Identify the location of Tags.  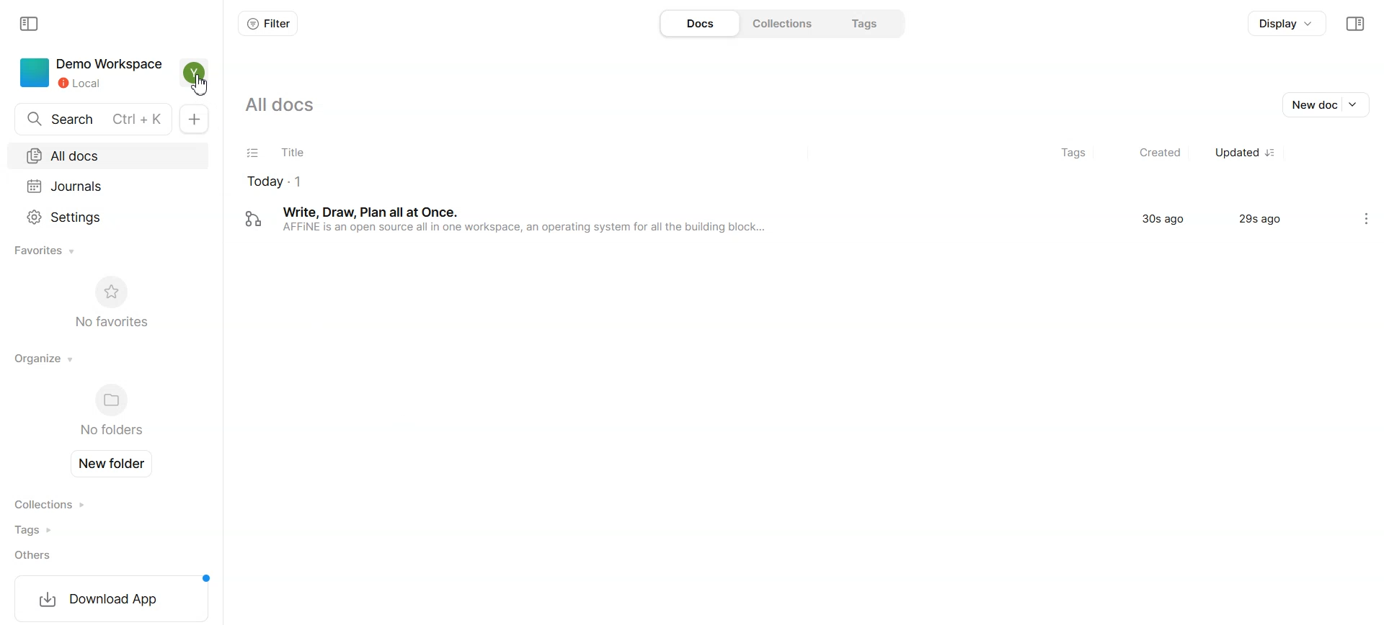
(1065, 153).